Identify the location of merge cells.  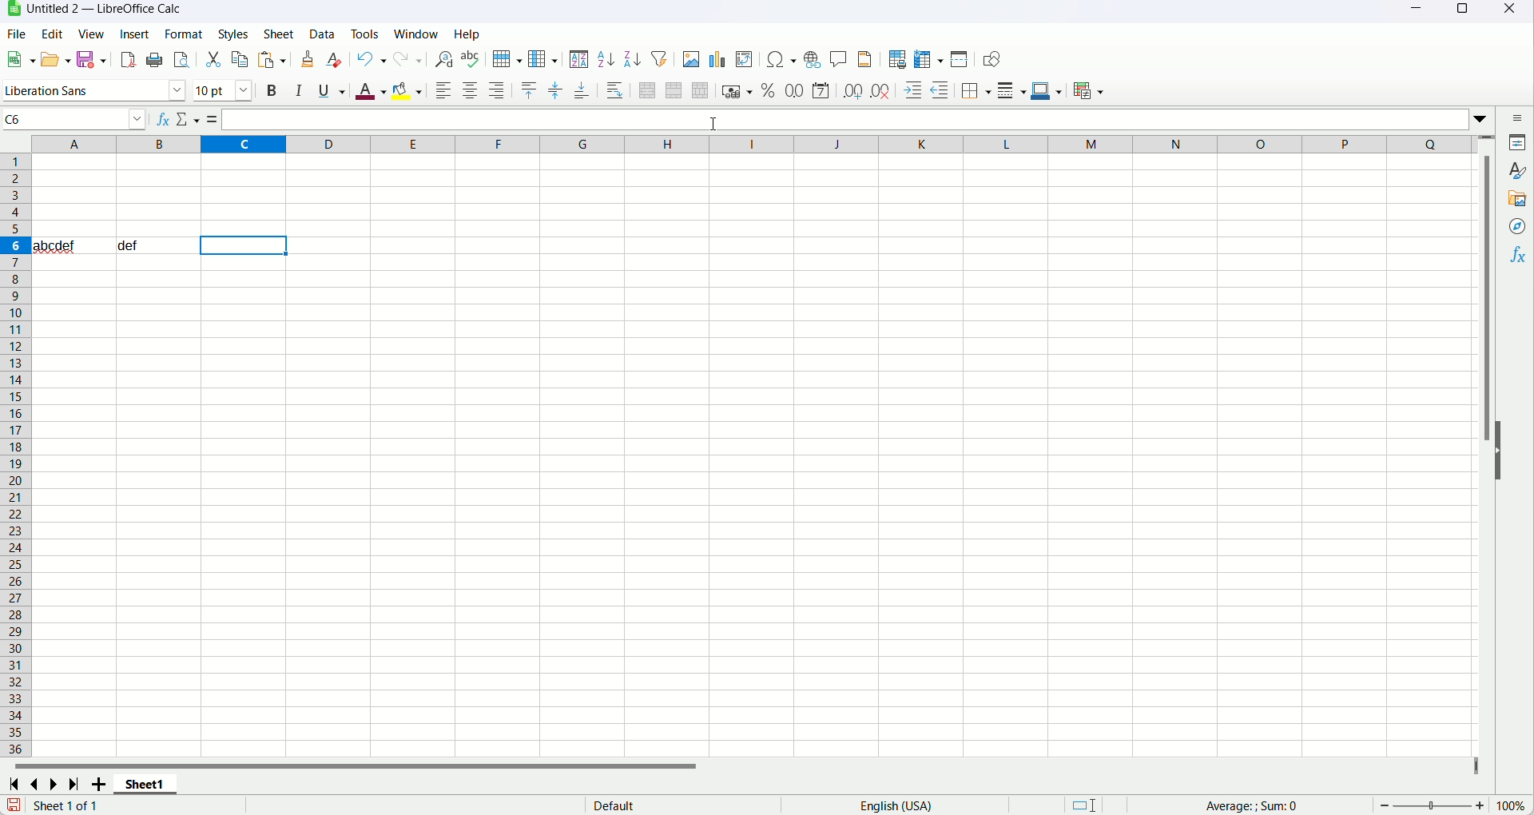
(673, 89).